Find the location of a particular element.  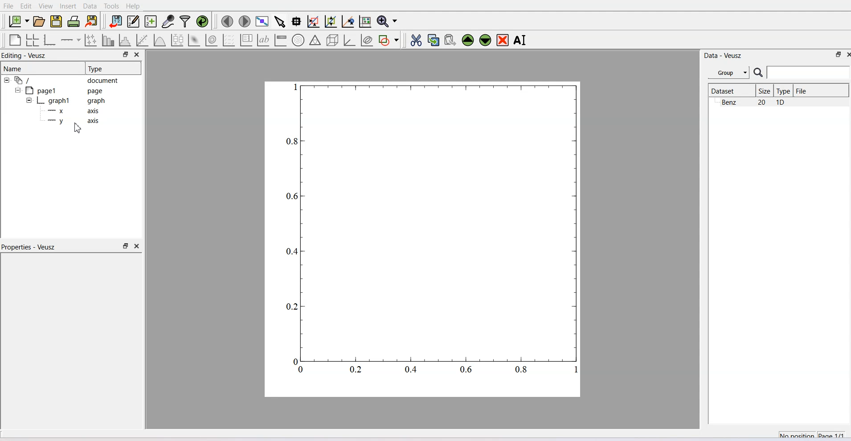

Copy the selected widget is located at coordinates (434, 40).